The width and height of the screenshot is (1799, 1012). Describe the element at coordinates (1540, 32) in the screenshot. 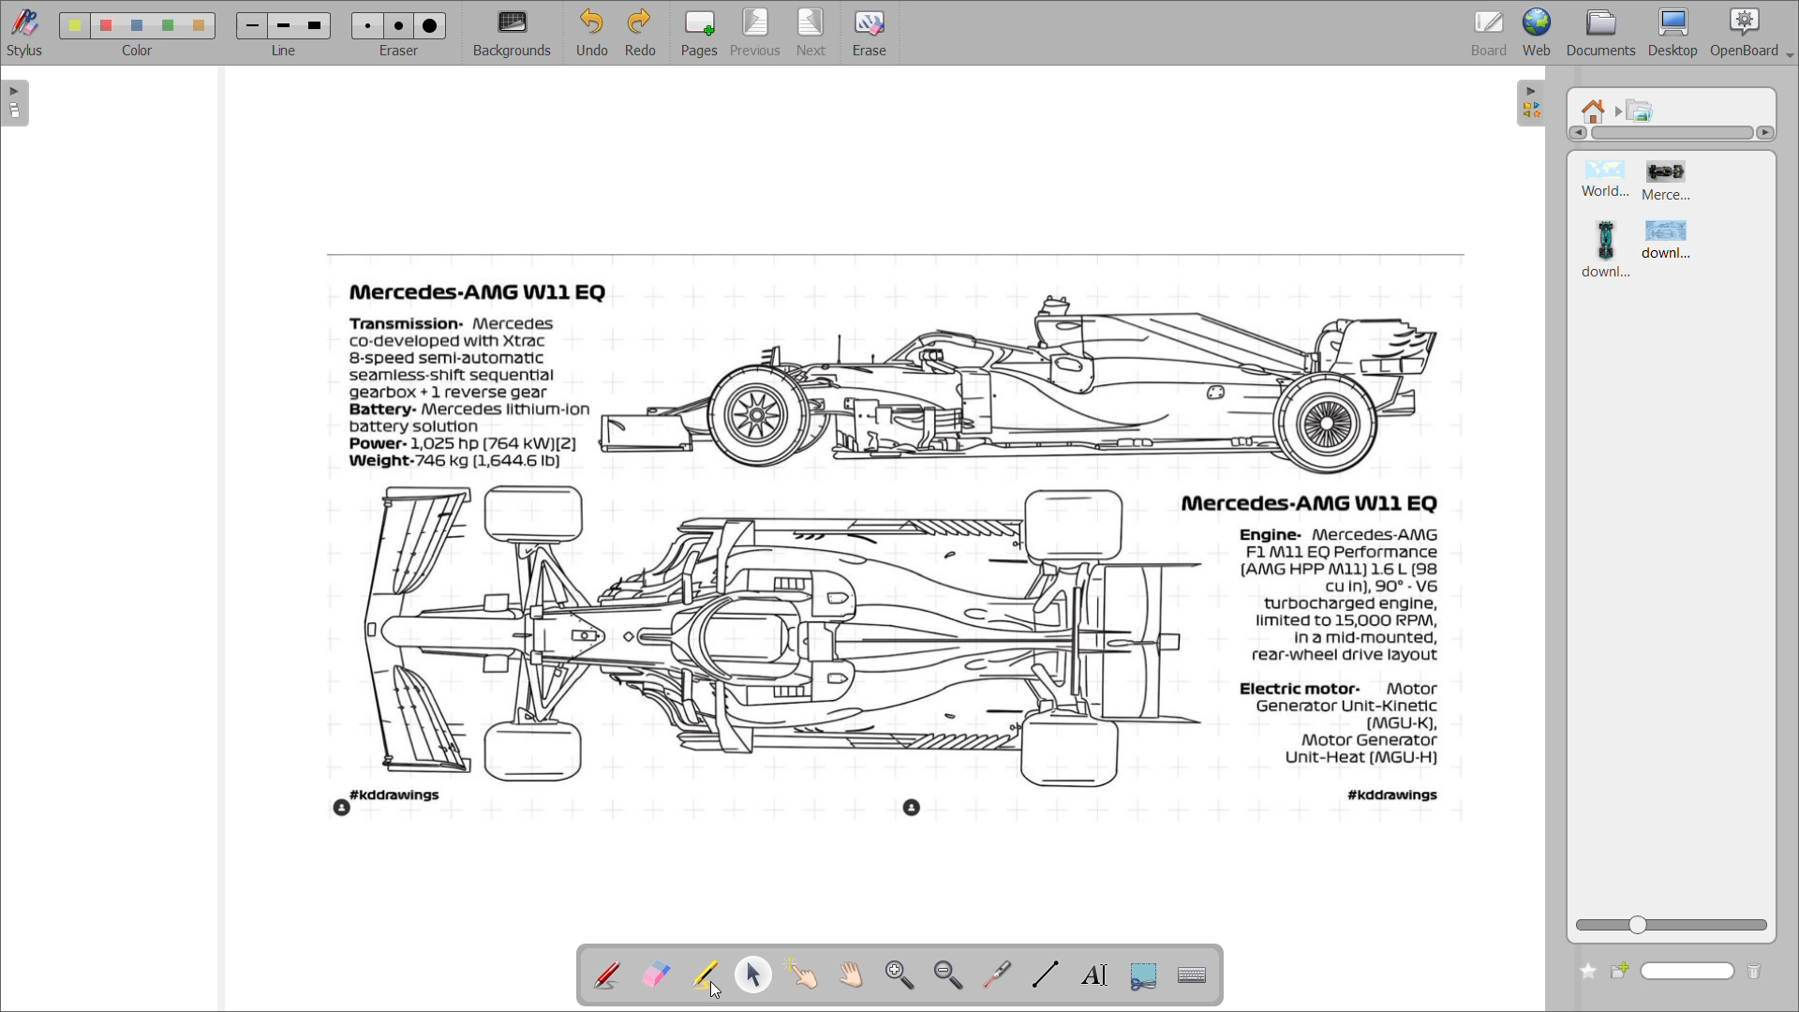

I see `web` at that location.